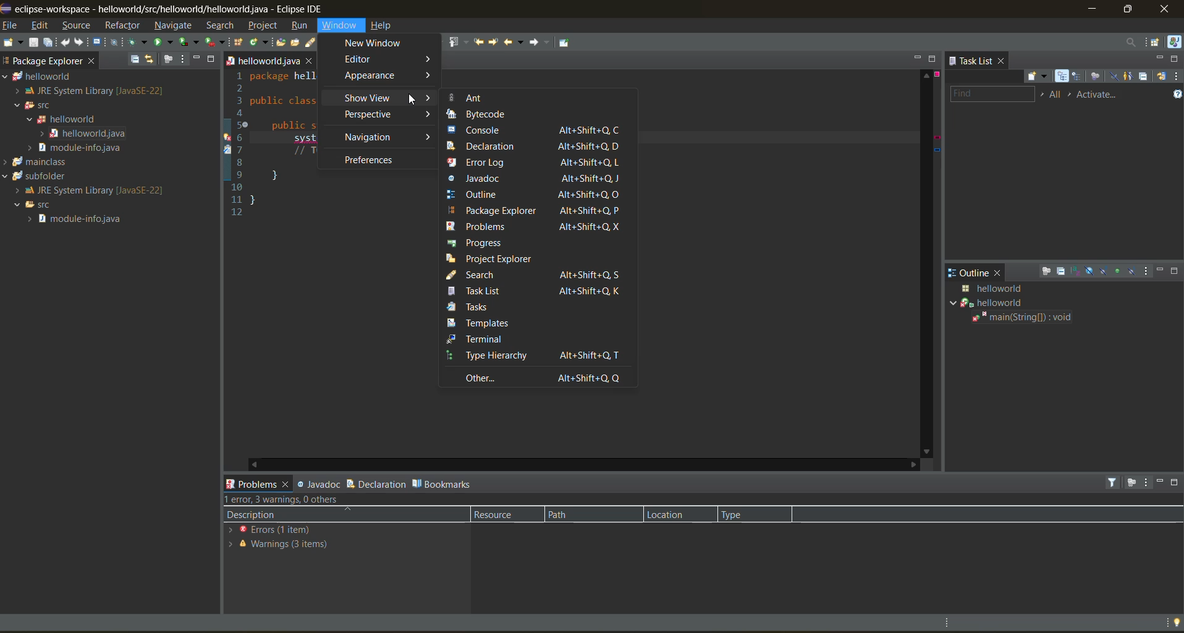 This screenshot has width=1184, height=633. What do you see at coordinates (1049, 271) in the screenshot?
I see `focus on active task` at bounding box center [1049, 271].